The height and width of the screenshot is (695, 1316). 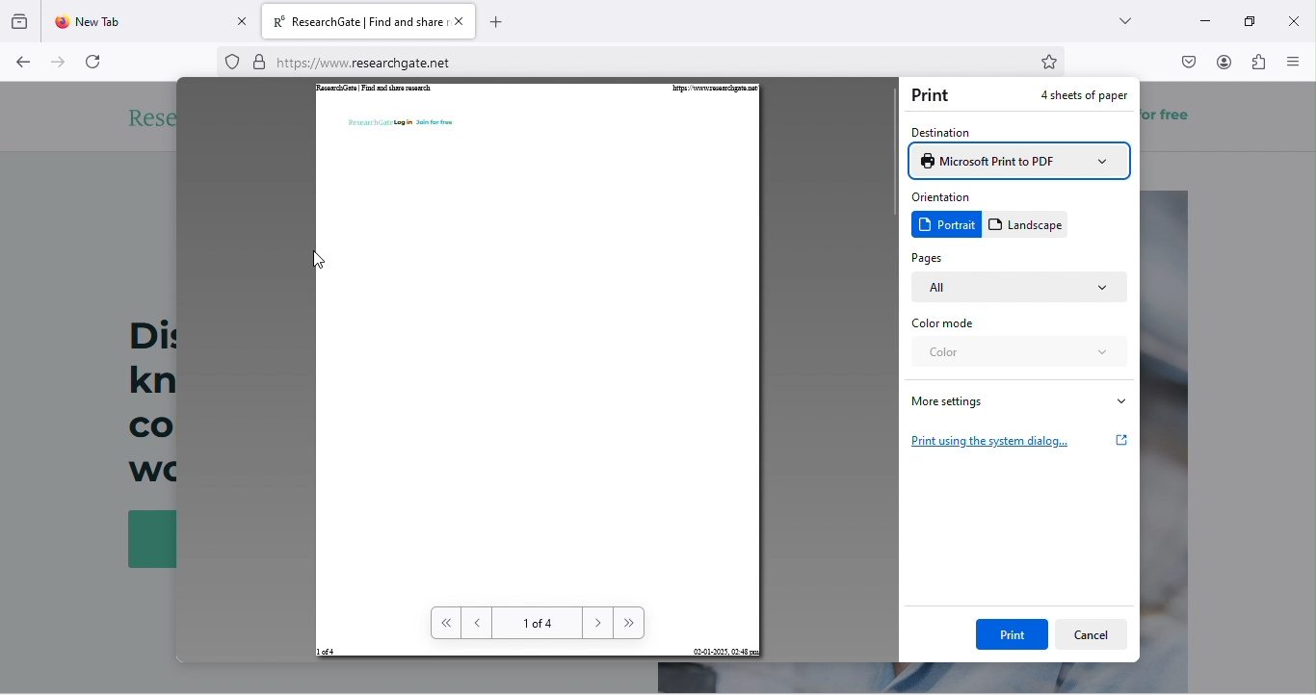 I want to click on orientation, so click(x=945, y=195).